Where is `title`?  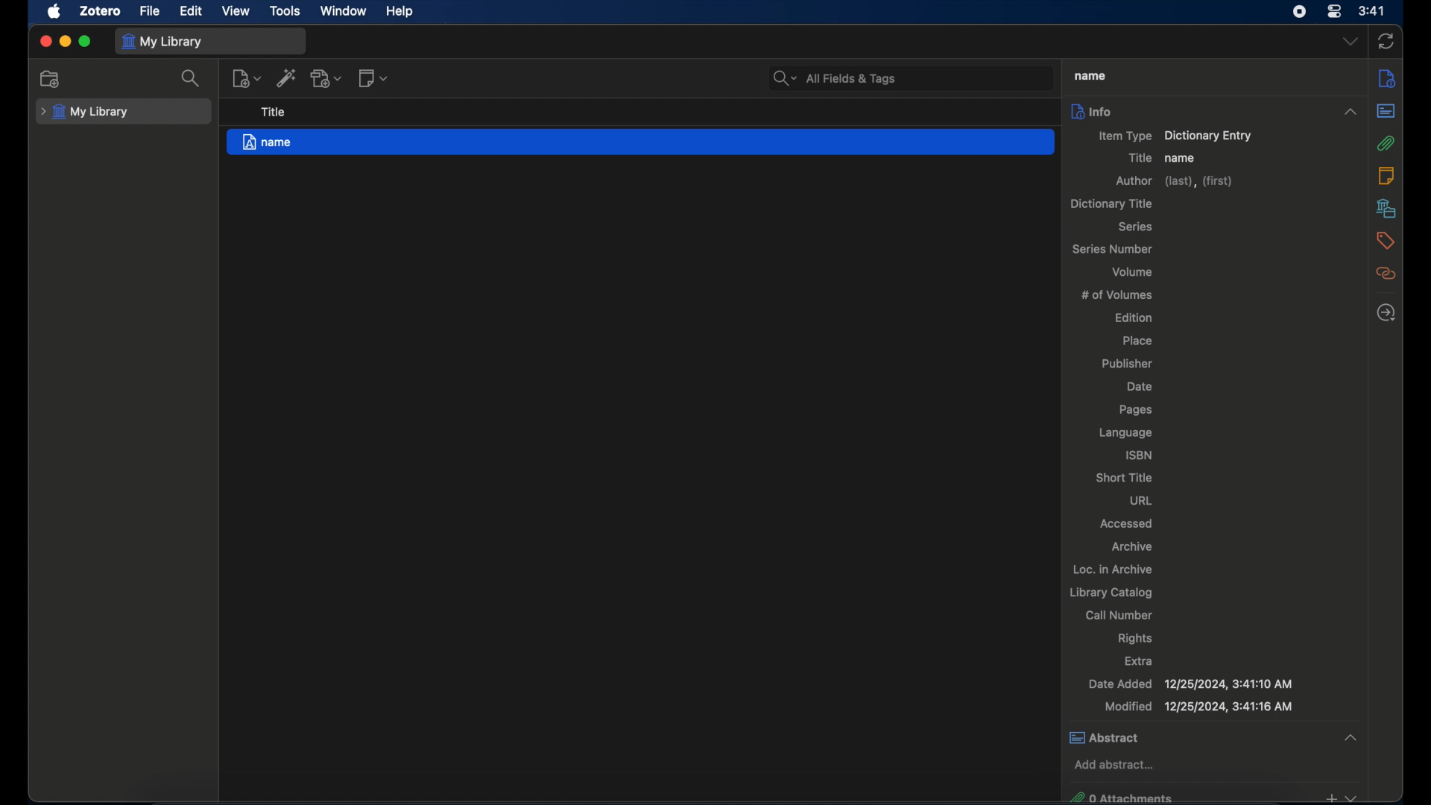 title is located at coordinates (274, 113).